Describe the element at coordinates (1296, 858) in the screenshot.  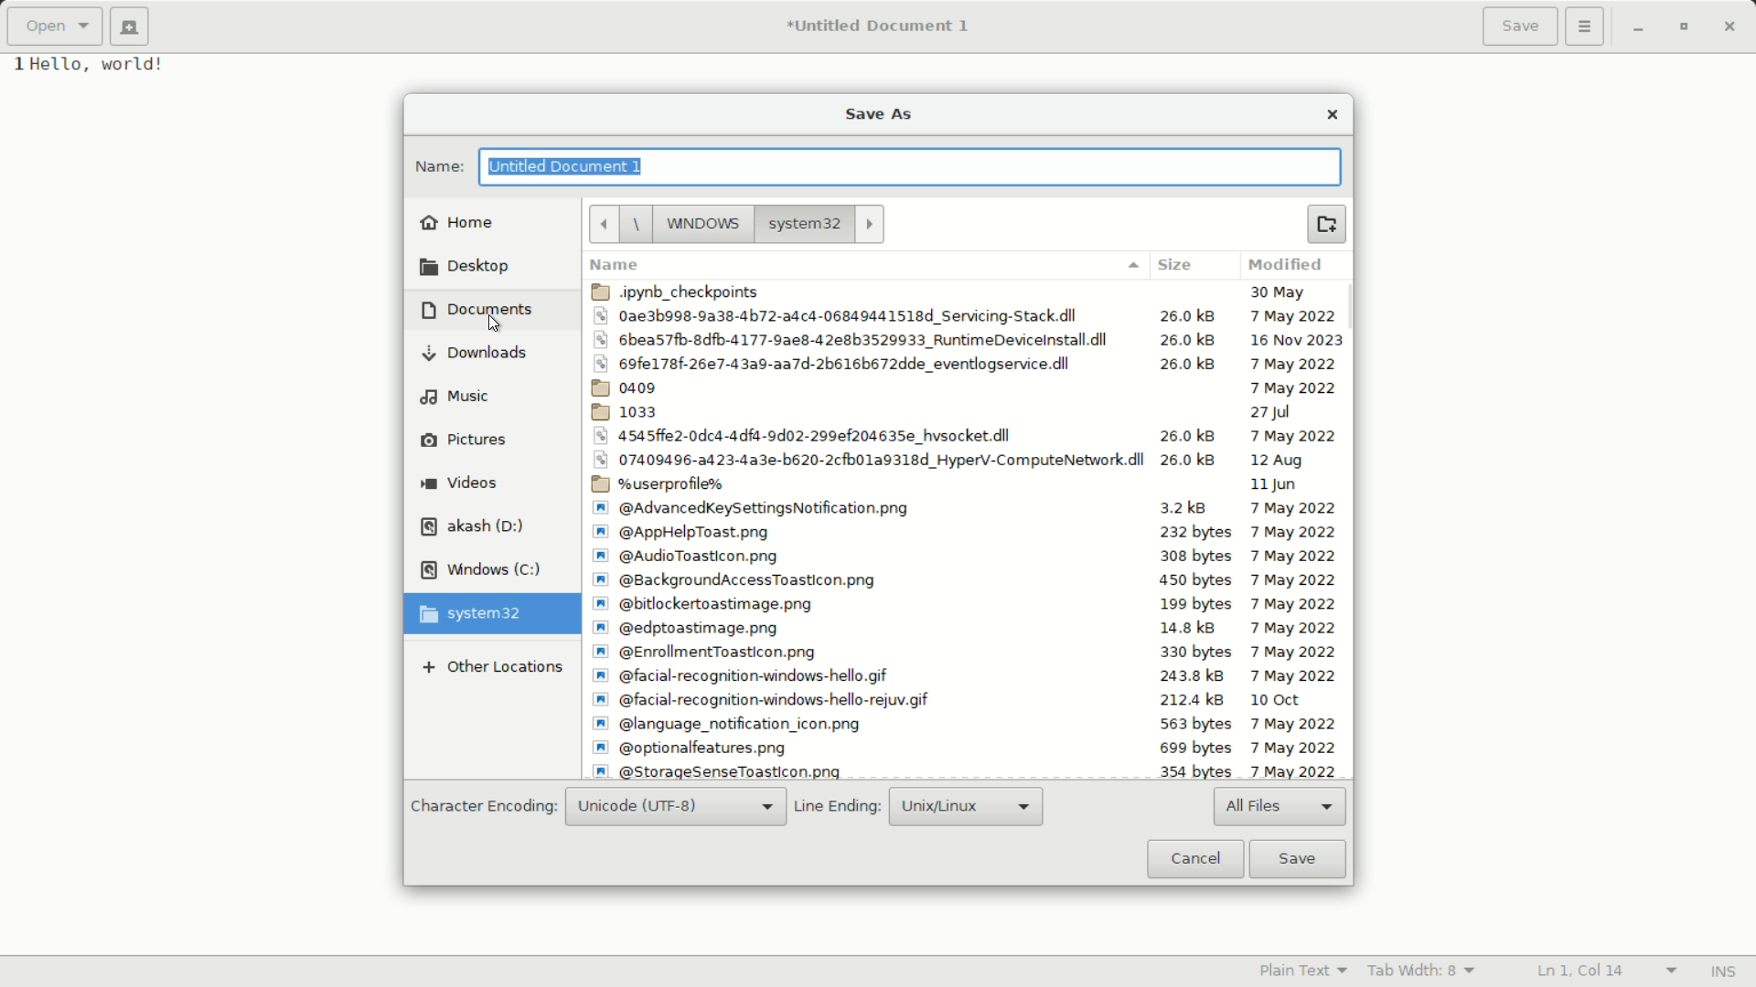
I see `save` at that location.